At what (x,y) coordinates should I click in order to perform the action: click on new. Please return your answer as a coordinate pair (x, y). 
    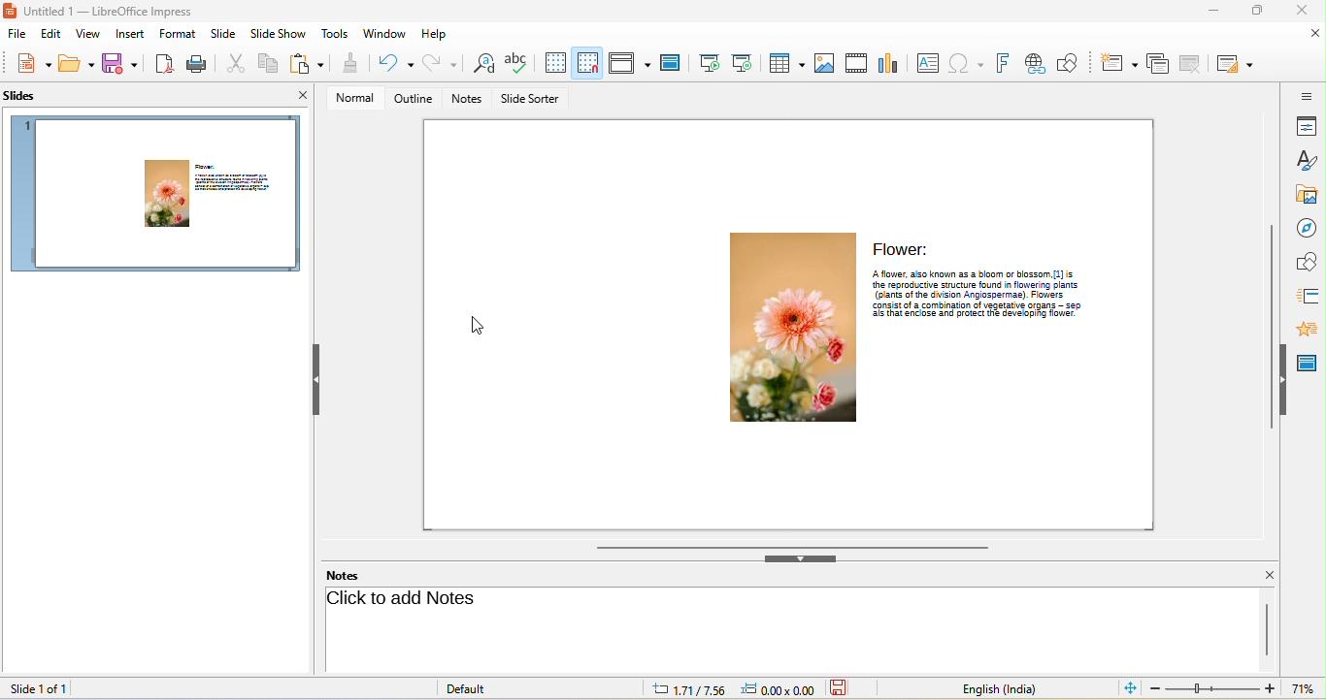
    Looking at the image, I should click on (30, 66).